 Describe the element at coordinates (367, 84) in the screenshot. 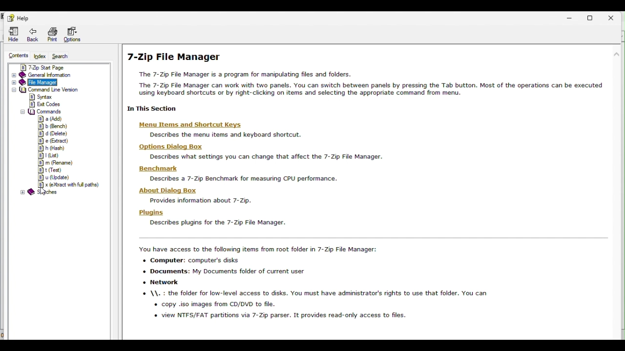

I see `text` at that location.